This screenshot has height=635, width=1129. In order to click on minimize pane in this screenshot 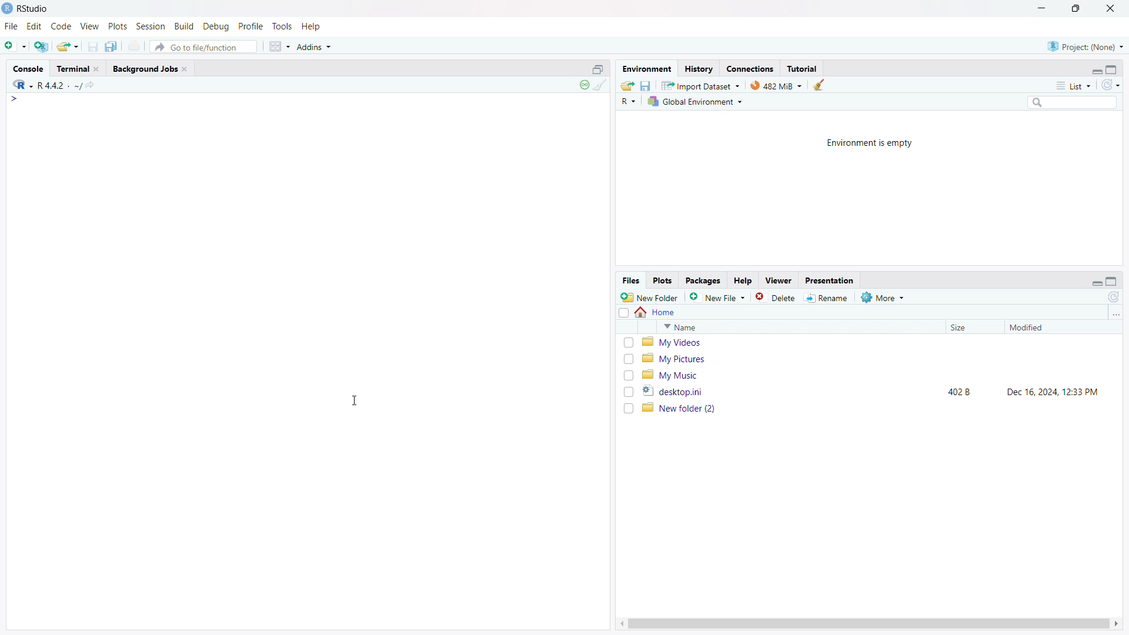, I will do `click(1097, 281)`.